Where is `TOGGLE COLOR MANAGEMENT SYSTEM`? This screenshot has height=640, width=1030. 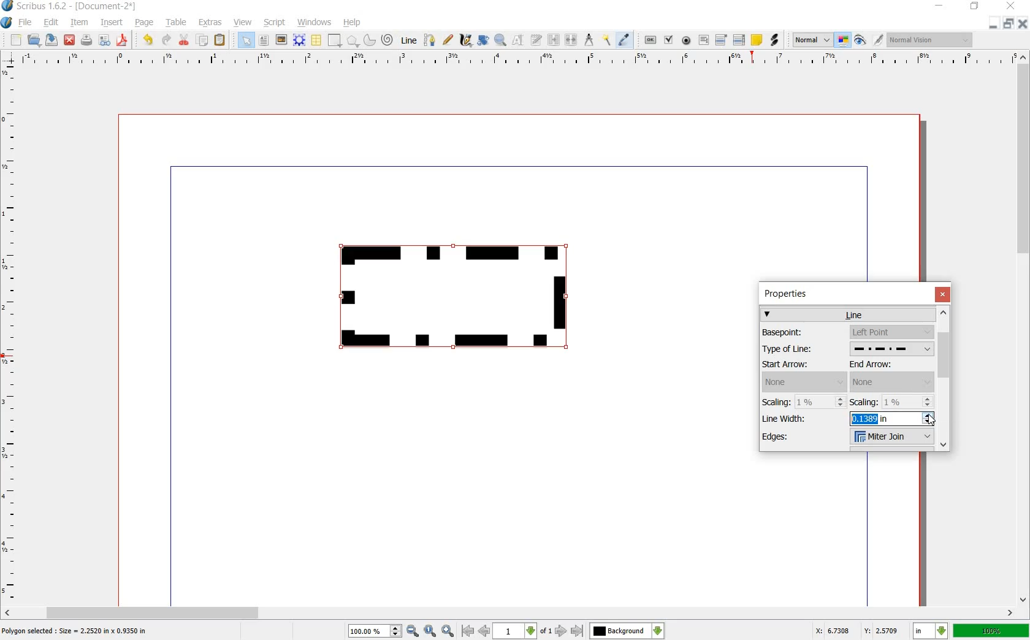
TOGGLE COLOR MANAGEMENT SYSTEM is located at coordinates (844, 41).